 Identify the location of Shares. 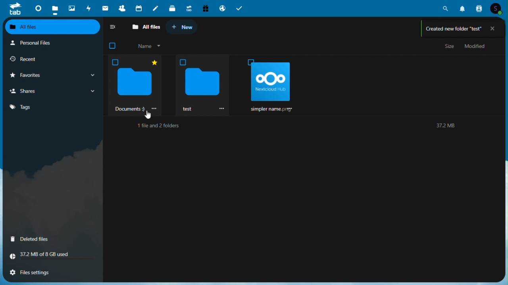
(51, 91).